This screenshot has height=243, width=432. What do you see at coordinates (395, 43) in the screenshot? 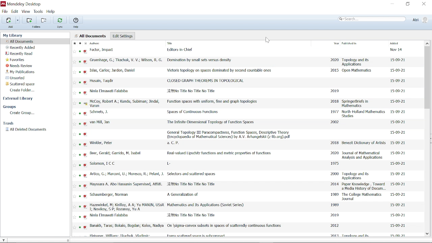
I see `Added` at bounding box center [395, 43].